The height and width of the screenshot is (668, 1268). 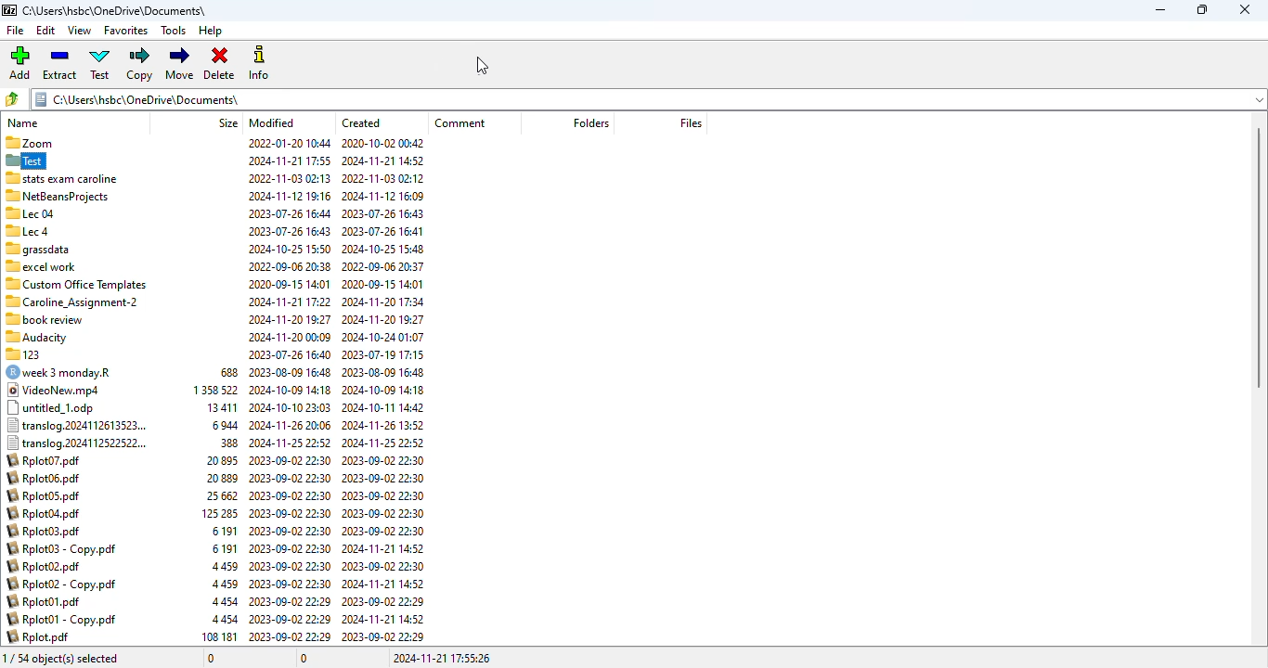 I want to click on 2023-07-26 16:43, so click(x=290, y=231).